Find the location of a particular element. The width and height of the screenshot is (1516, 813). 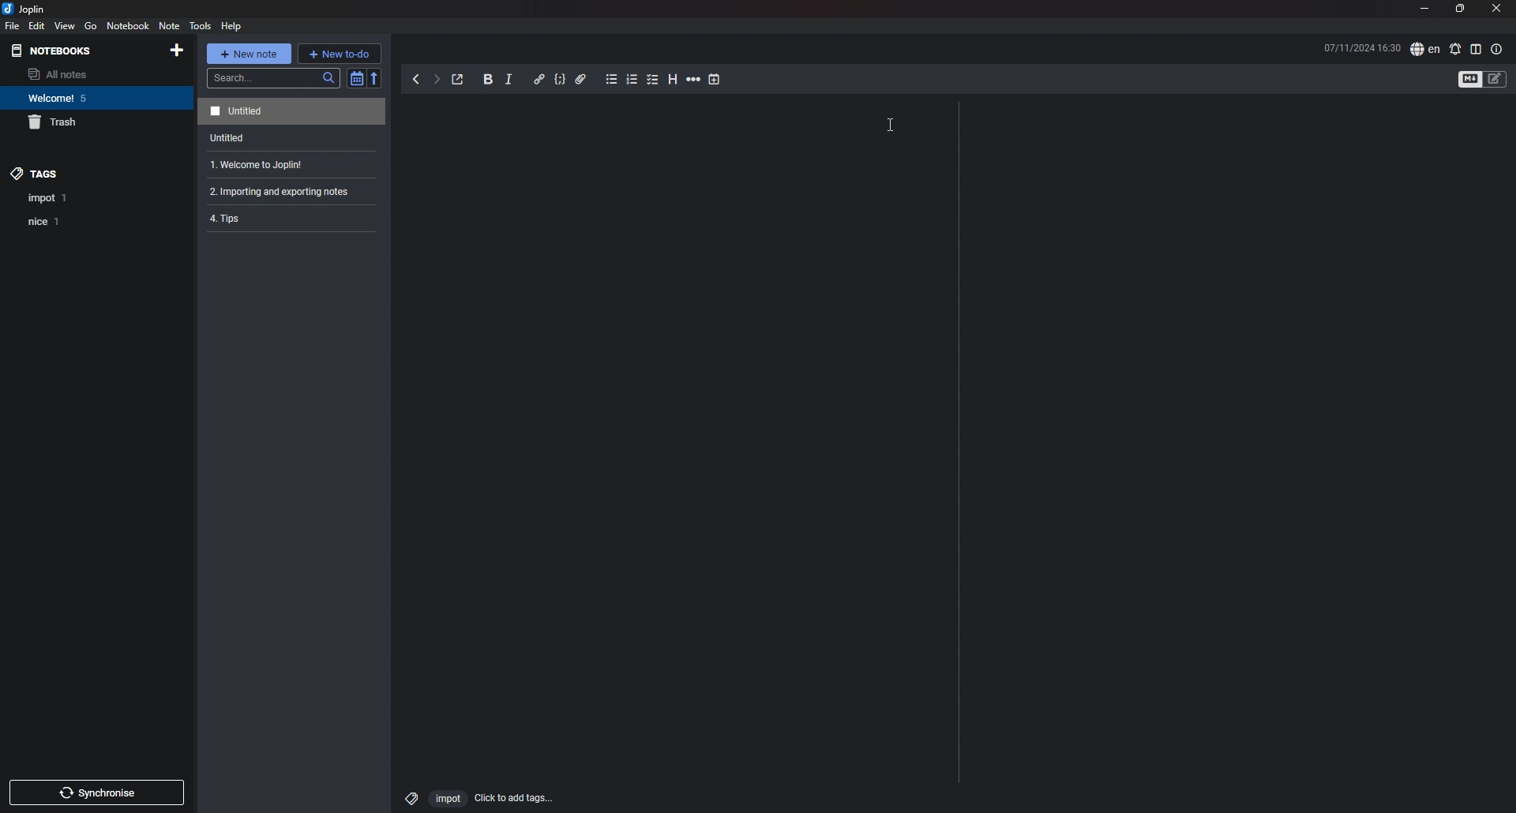

file is located at coordinates (13, 26).